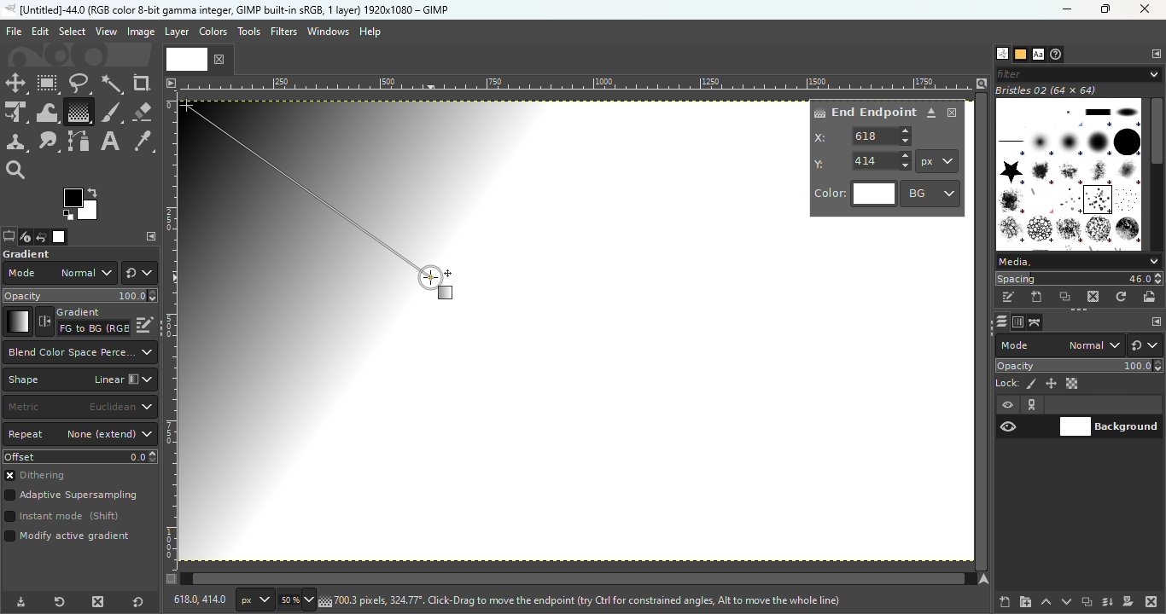  Describe the element at coordinates (142, 601) in the screenshot. I see `Reset to default values` at that location.